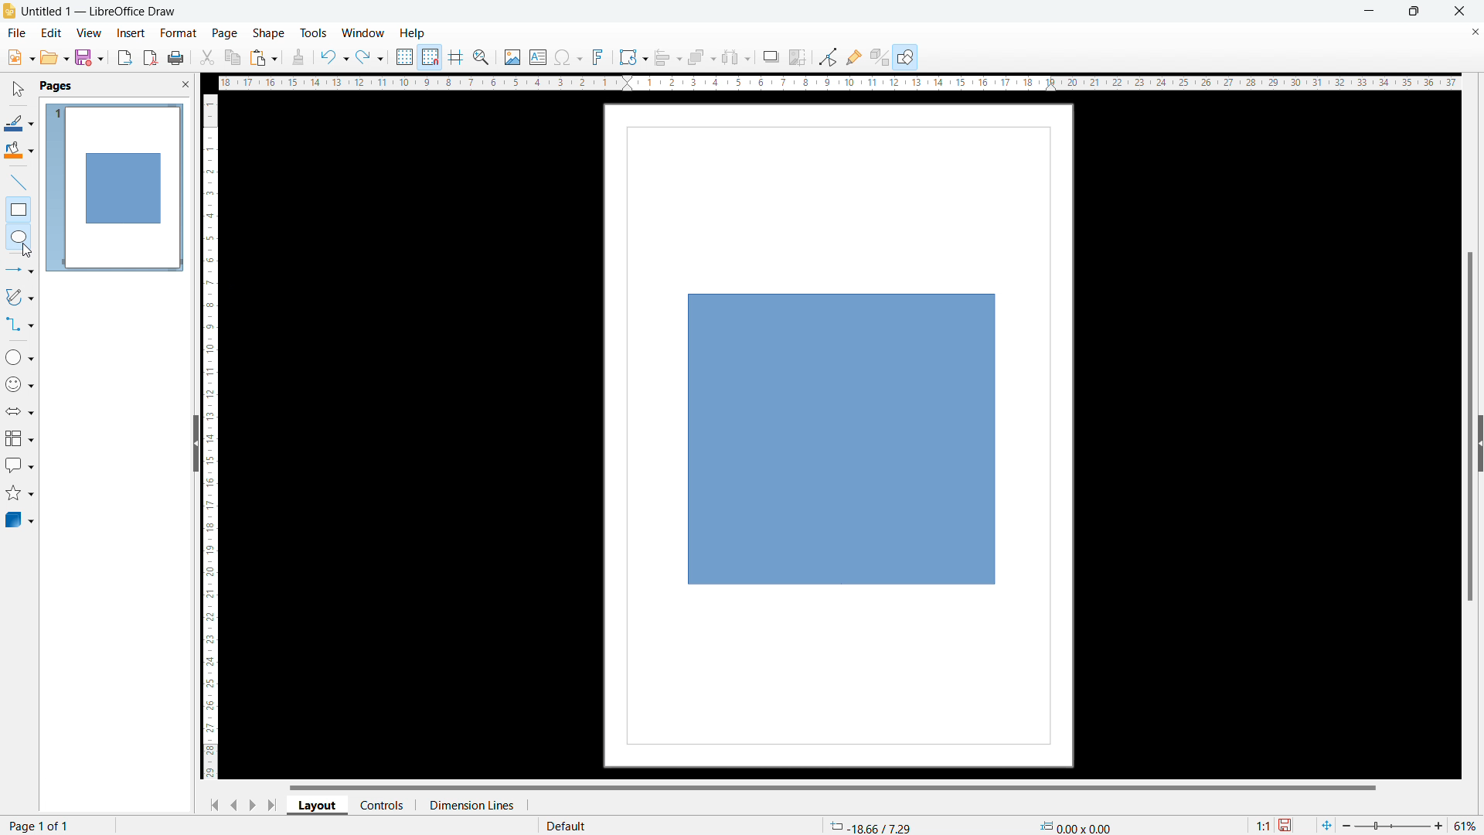 This screenshot has width=1484, height=835. I want to click on go to next page, so click(252, 804).